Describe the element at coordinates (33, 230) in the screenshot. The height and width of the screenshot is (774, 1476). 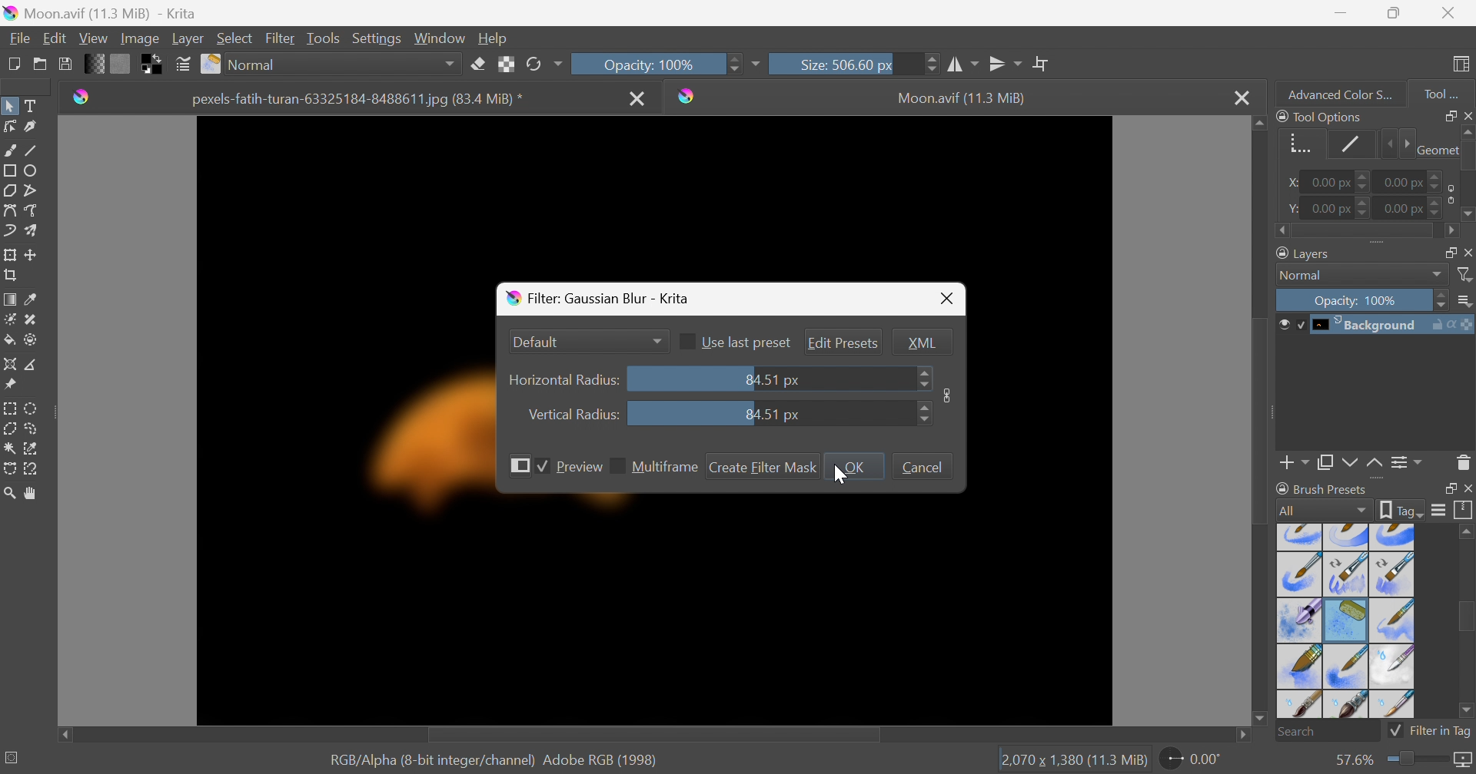
I see `Multibrush tool` at that location.